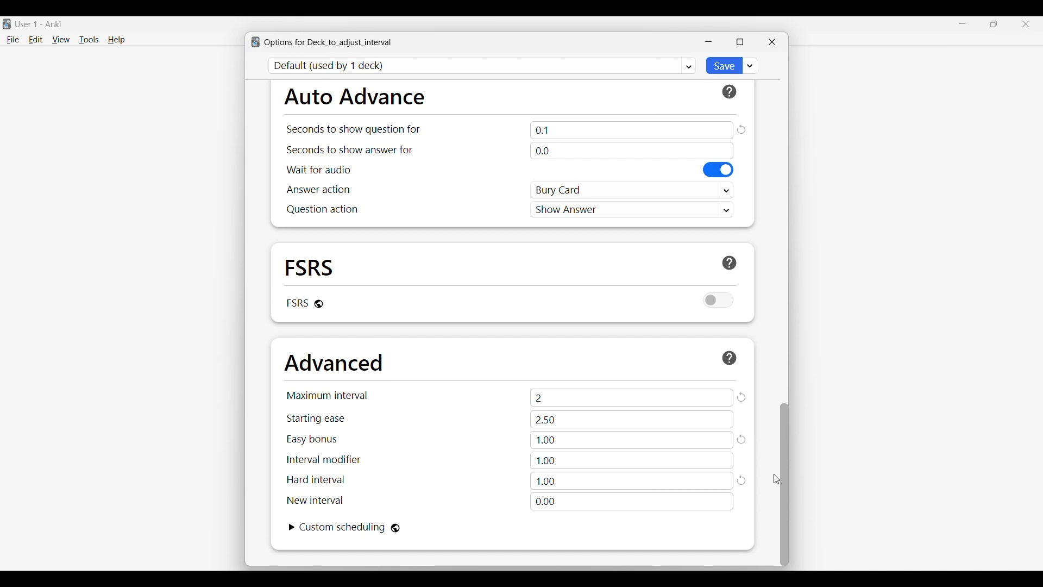 This screenshot has width=1043, height=587. What do you see at coordinates (328, 395) in the screenshot?
I see `Indicates max. interval` at bounding box center [328, 395].